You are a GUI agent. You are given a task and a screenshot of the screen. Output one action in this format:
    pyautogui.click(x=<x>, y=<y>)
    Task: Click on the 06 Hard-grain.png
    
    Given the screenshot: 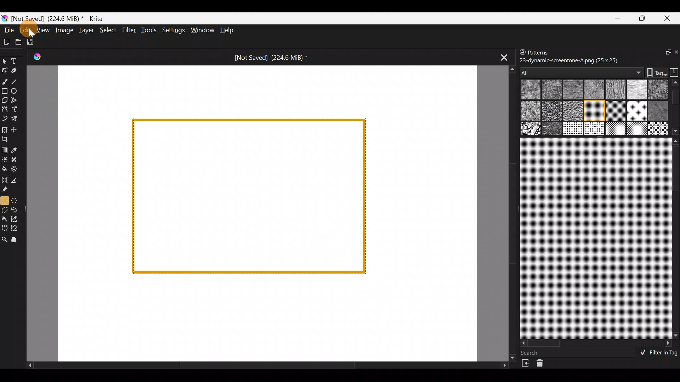 What is the action you would take?
    pyautogui.click(x=659, y=90)
    